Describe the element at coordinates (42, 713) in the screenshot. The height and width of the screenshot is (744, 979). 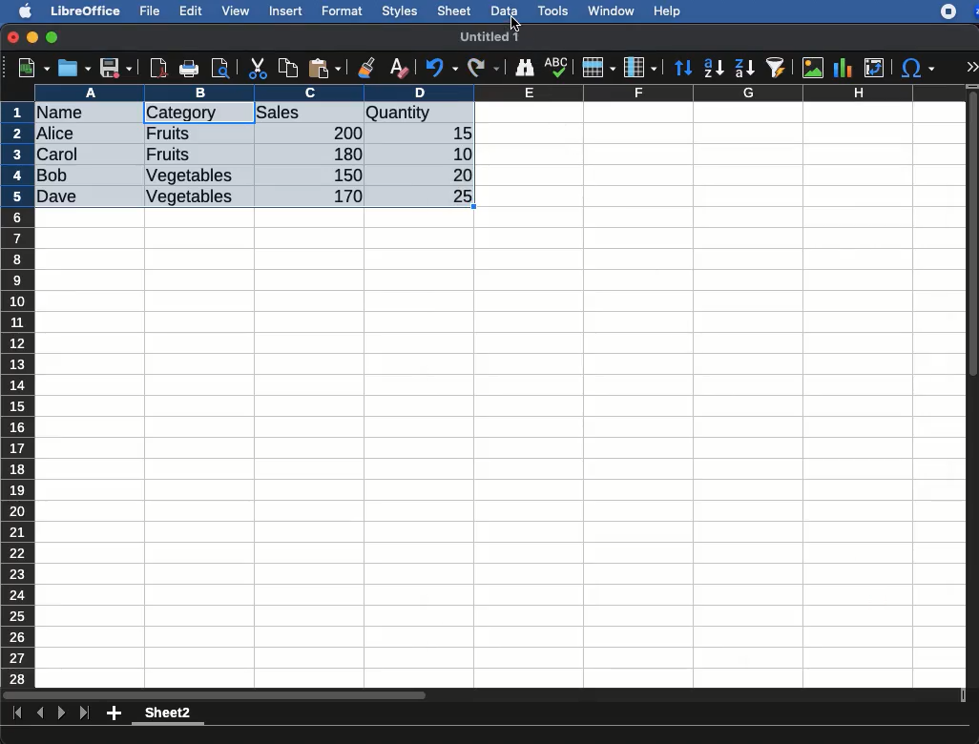
I see `previous sheet` at that location.